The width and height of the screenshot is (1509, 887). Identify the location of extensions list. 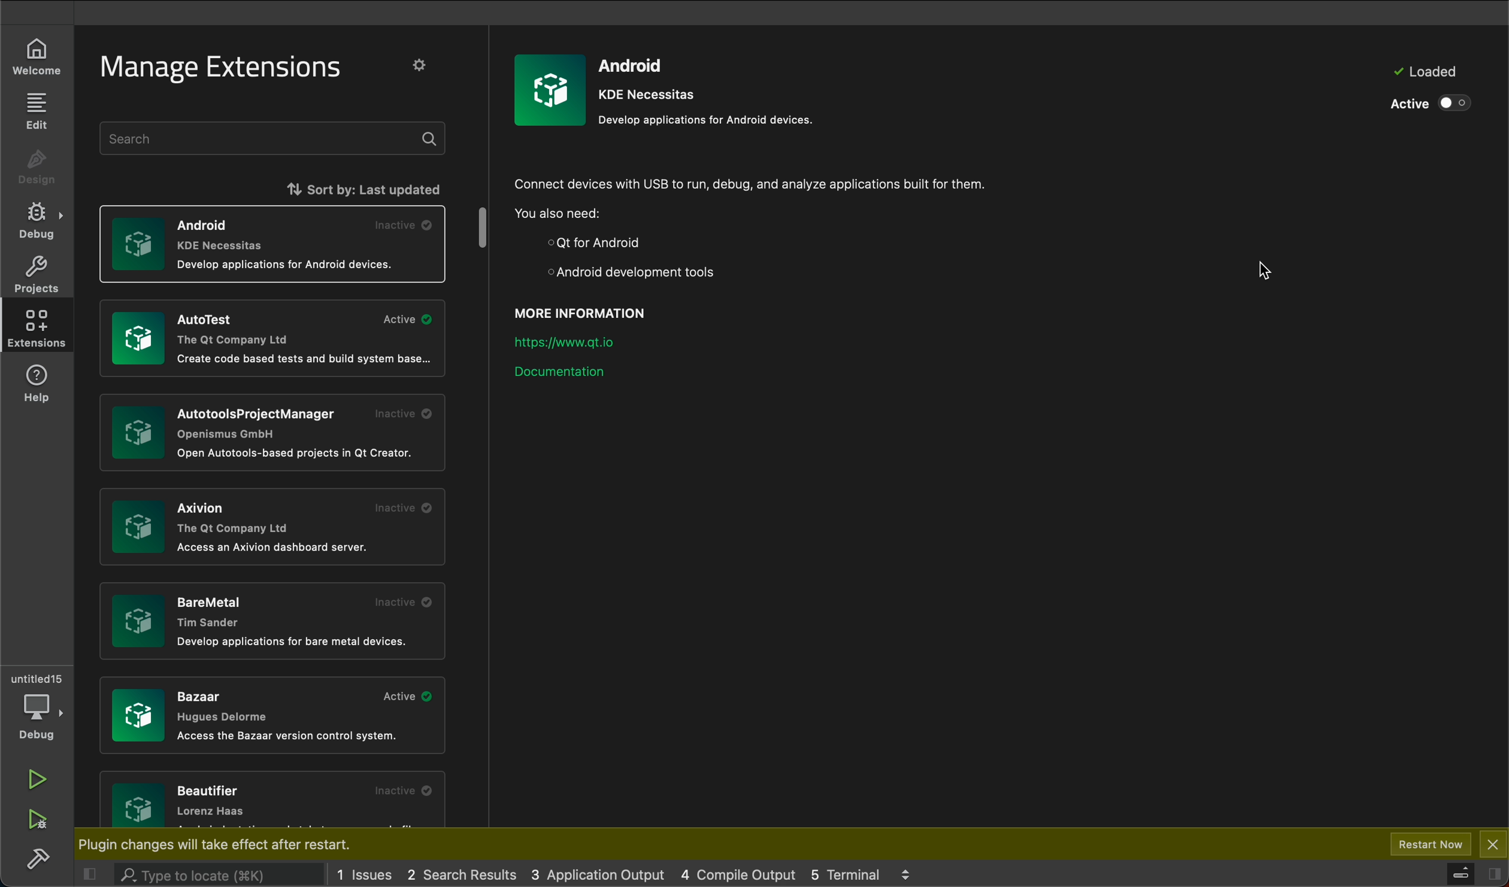
(277, 245).